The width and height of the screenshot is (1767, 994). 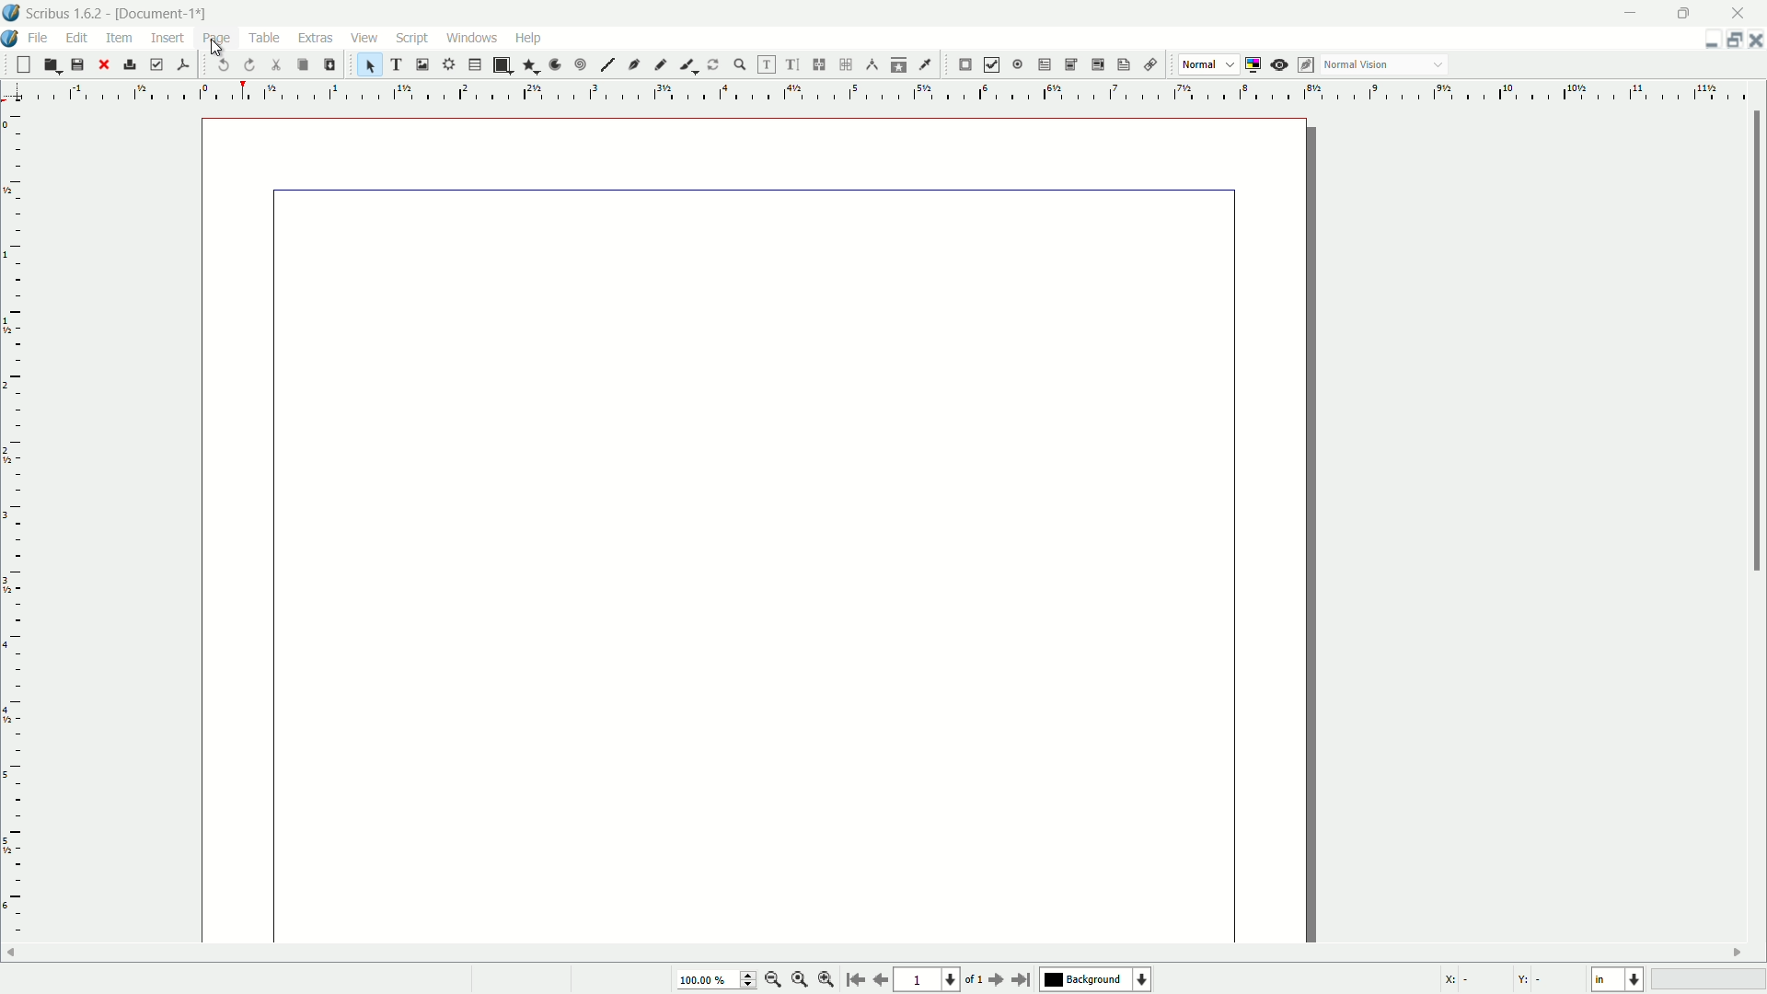 What do you see at coordinates (13, 540) in the screenshot?
I see `measuring scale` at bounding box center [13, 540].